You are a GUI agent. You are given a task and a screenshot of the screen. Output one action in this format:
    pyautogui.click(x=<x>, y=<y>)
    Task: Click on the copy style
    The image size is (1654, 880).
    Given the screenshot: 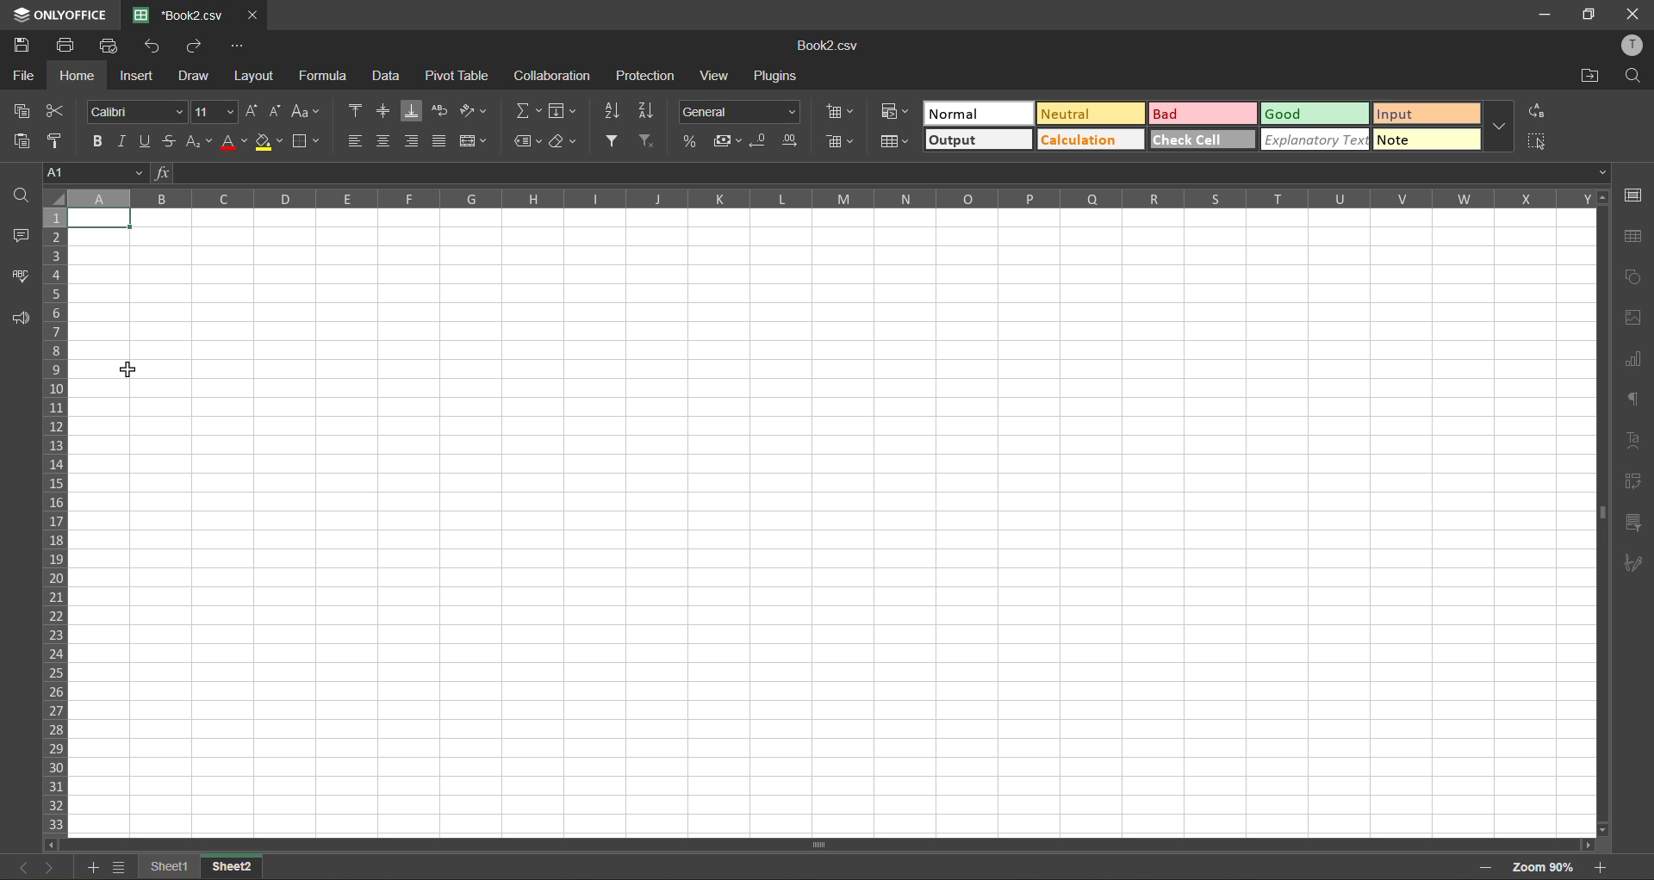 What is the action you would take?
    pyautogui.click(x=60, y=139)
    